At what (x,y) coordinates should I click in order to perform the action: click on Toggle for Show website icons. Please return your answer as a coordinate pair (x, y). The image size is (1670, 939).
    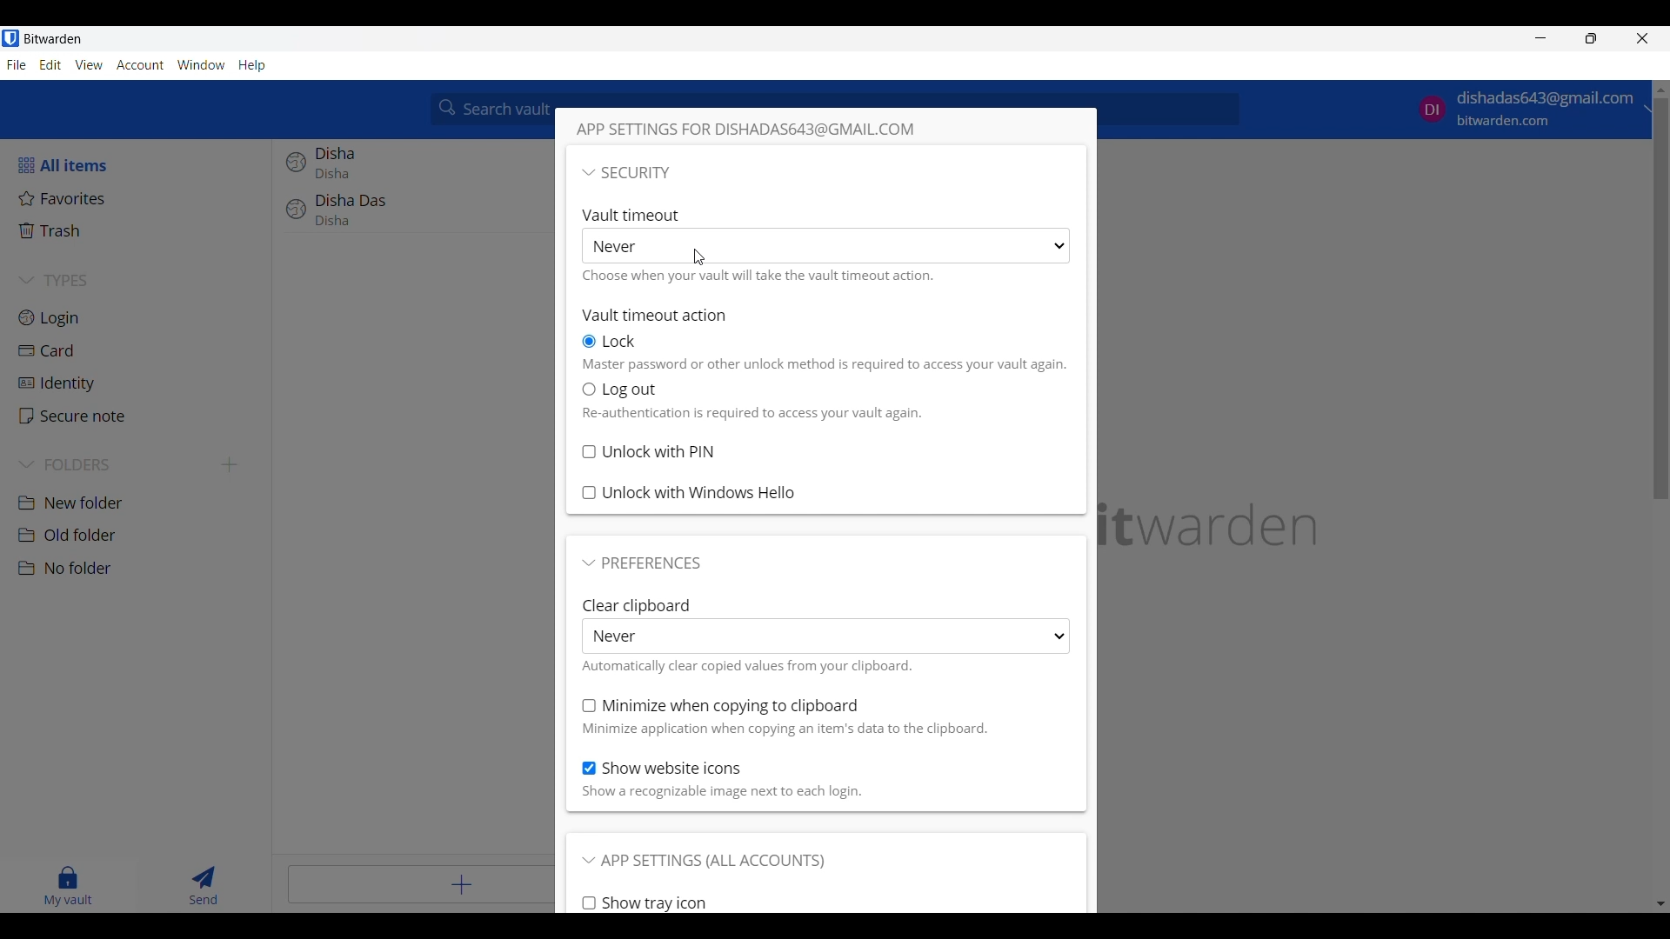
    Looking at the image, I should click on (663, 769).